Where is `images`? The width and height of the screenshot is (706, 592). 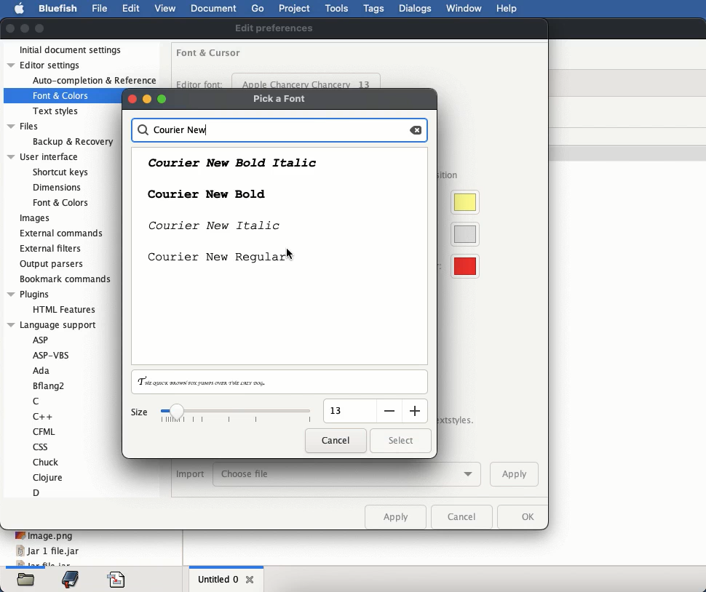 images is located at coordinates (37, 219).